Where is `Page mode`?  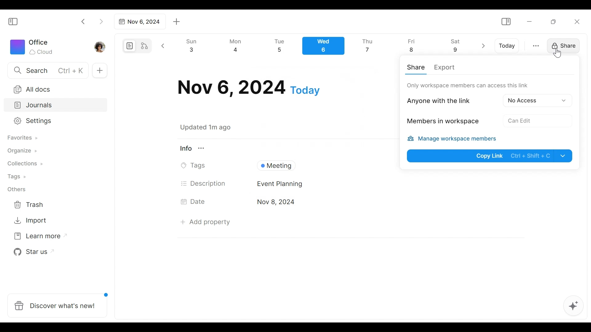 Page mode is located at coordinates (129, 46).